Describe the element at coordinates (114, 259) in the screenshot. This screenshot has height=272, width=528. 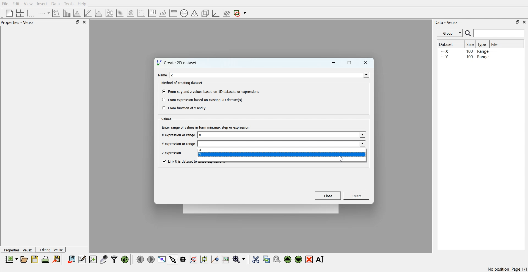
I see `Filter dataset` at that location.